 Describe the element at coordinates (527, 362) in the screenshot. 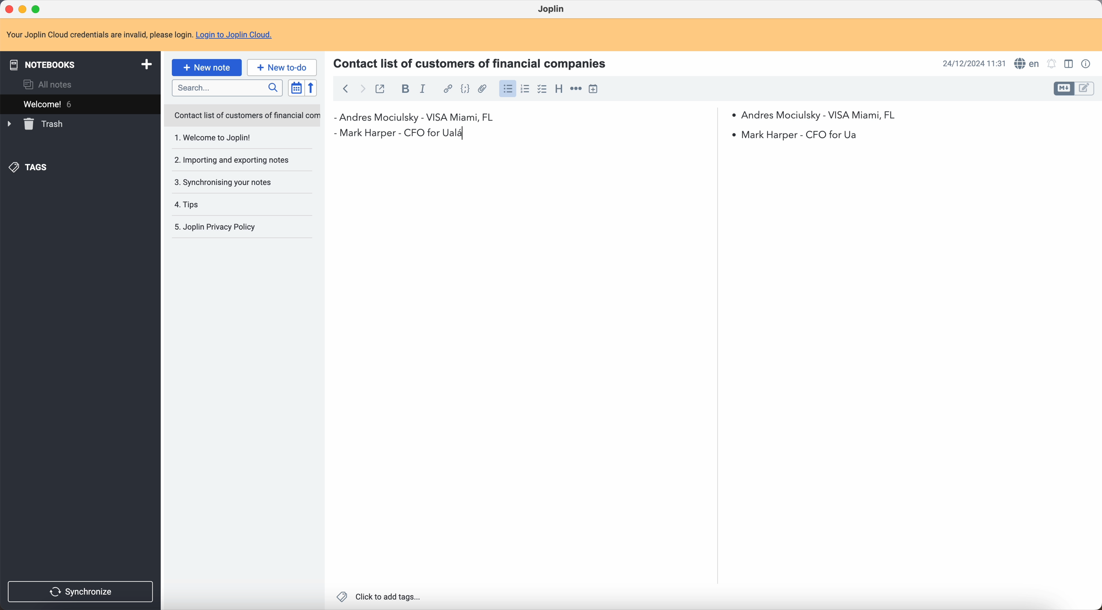

I see `body text` at that location.